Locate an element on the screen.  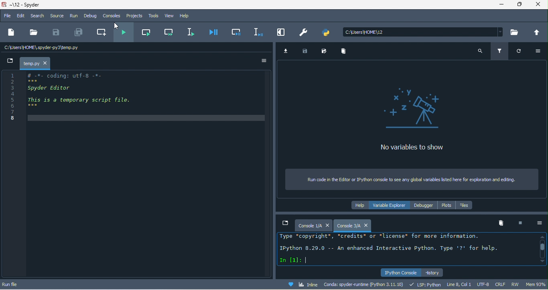
temp.py is located at coordinates (35, 63).